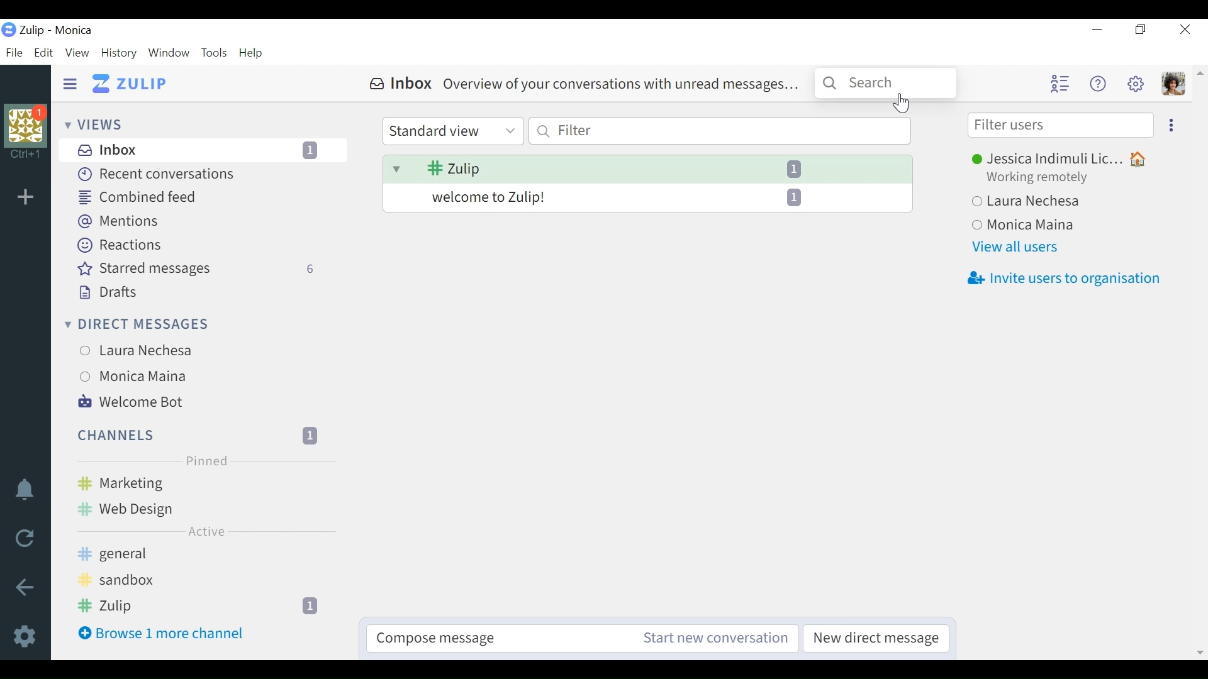 This screenshot has width=1208, height=679. Describe the element at coordinates (202, 269) in the screenshot. I see `Starred messages` at that location.